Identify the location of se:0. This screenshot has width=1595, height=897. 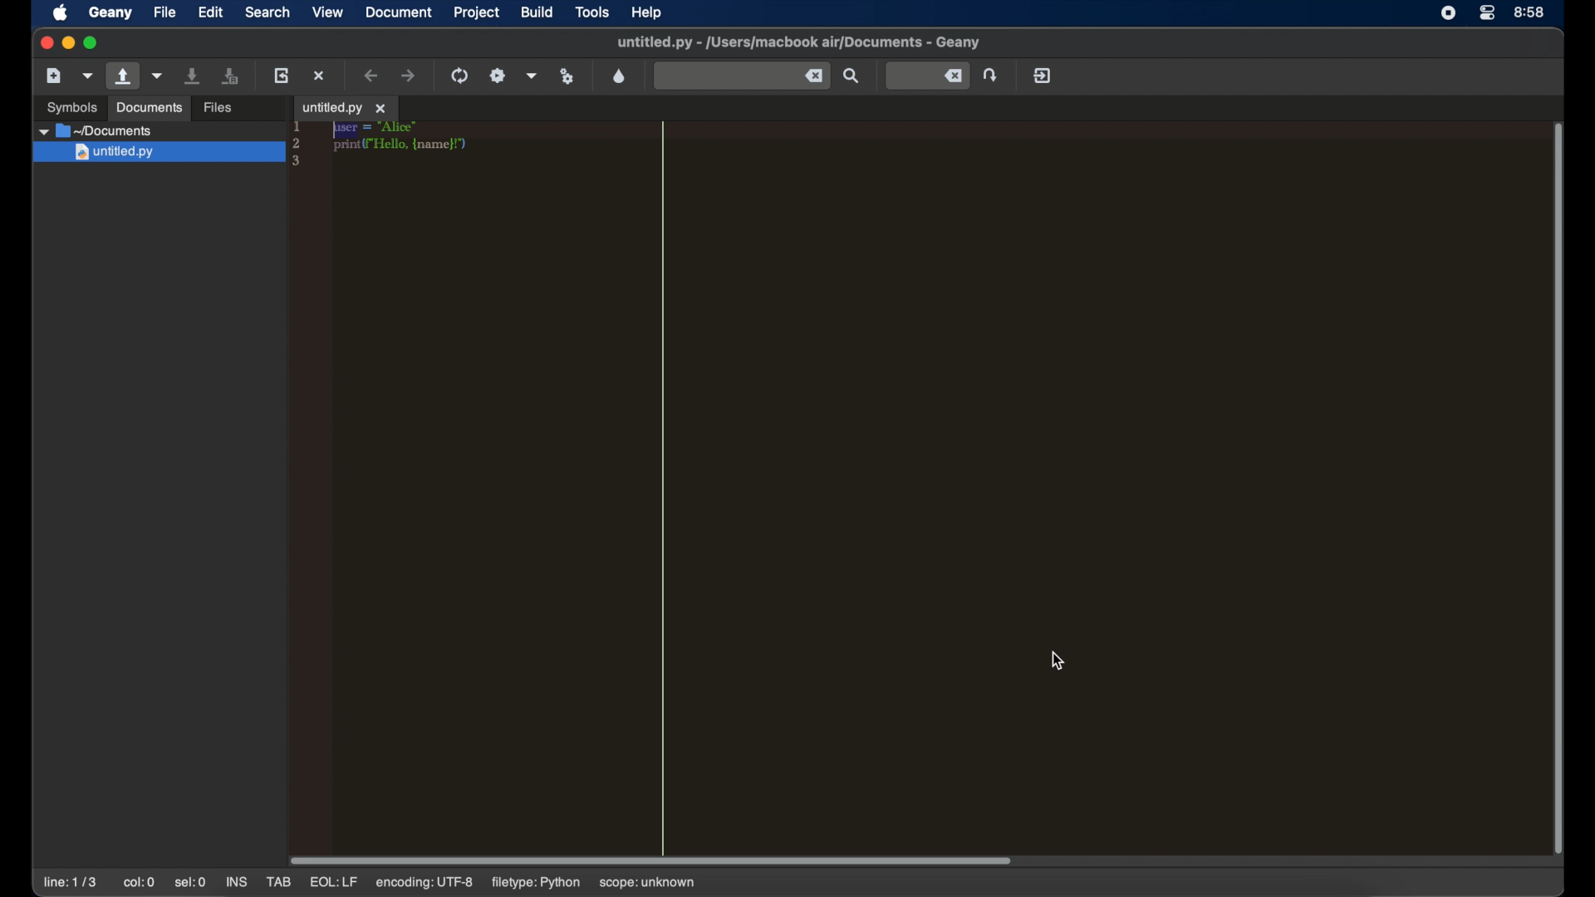
(191, 881).